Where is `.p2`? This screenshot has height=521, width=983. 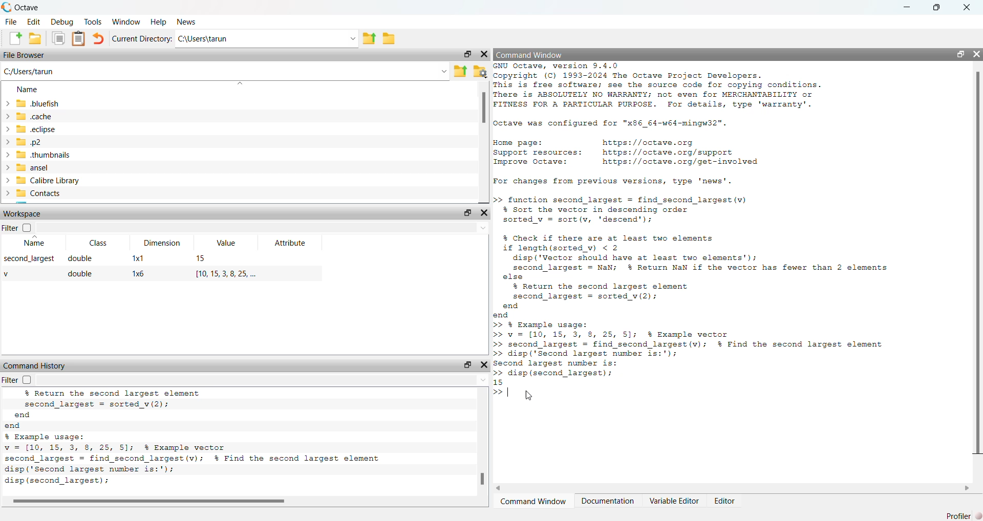
.p2 is located at coordinates (46, 142).